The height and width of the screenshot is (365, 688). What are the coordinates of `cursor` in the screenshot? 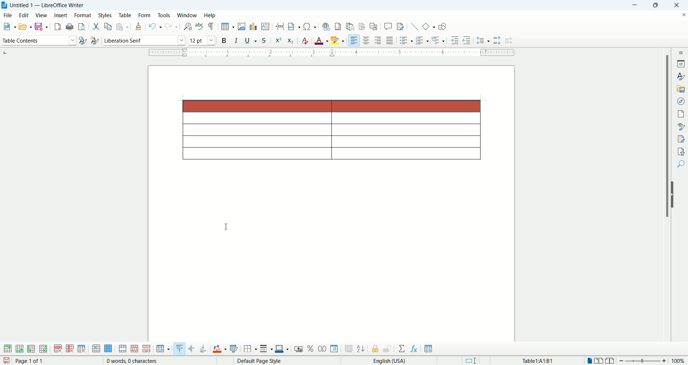 It's located at (225, 227).